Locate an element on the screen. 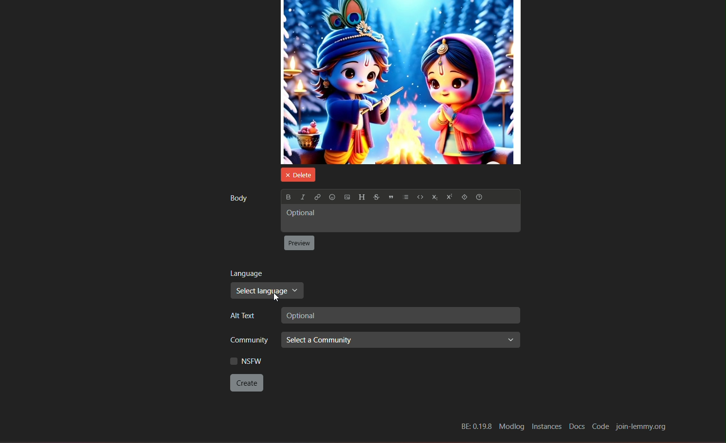 Image resolution: width=726 pixels, height=443 pixels. superscript is located at coordinates (448, 198).